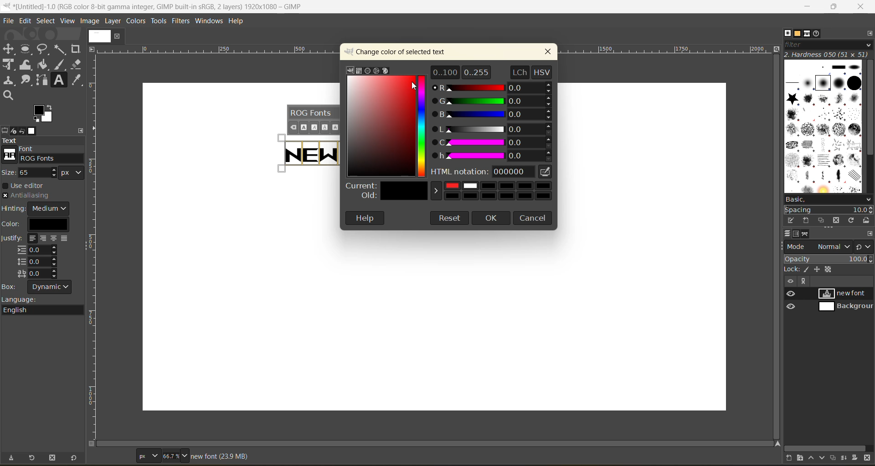 The height and width of the screenshot is (466, 875). What do you see at coordinates (401, 51) in the screenshot?
I see `change color` at bounding box center [401, 51].